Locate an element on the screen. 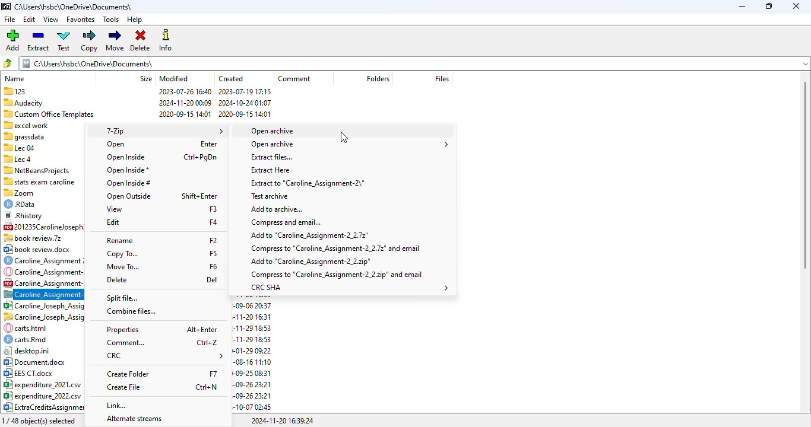  browse folders is located at coordinates (8, 63).